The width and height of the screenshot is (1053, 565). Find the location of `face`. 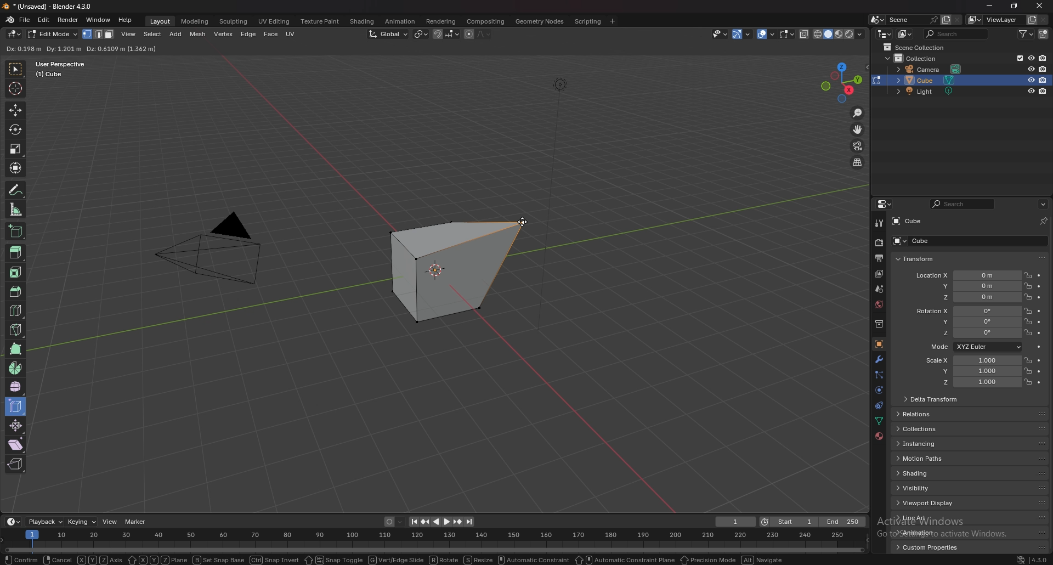

face is located at coordinates (271, 35).